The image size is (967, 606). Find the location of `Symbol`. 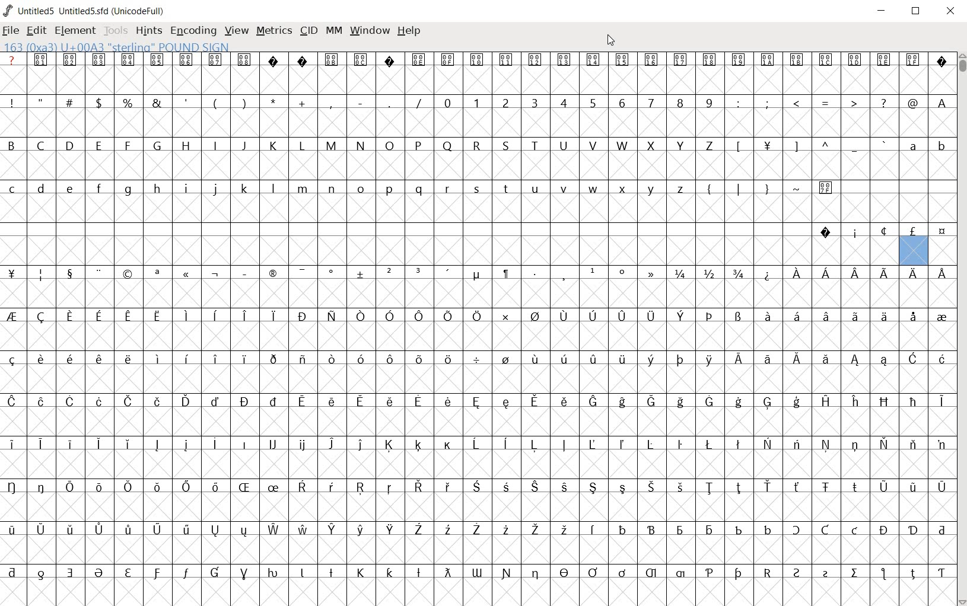

Symbol is located at coordinates (825, 530).